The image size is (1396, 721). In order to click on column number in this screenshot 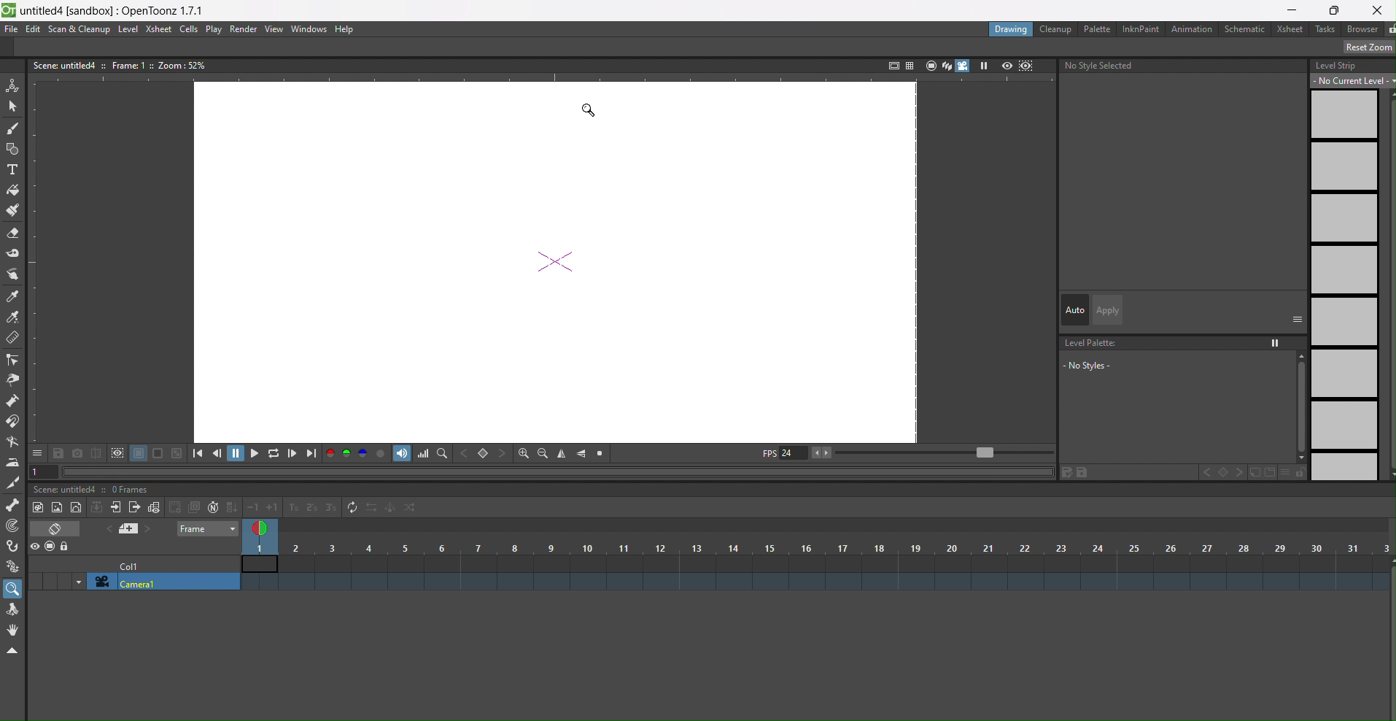, I will do `click(817, 555)`.